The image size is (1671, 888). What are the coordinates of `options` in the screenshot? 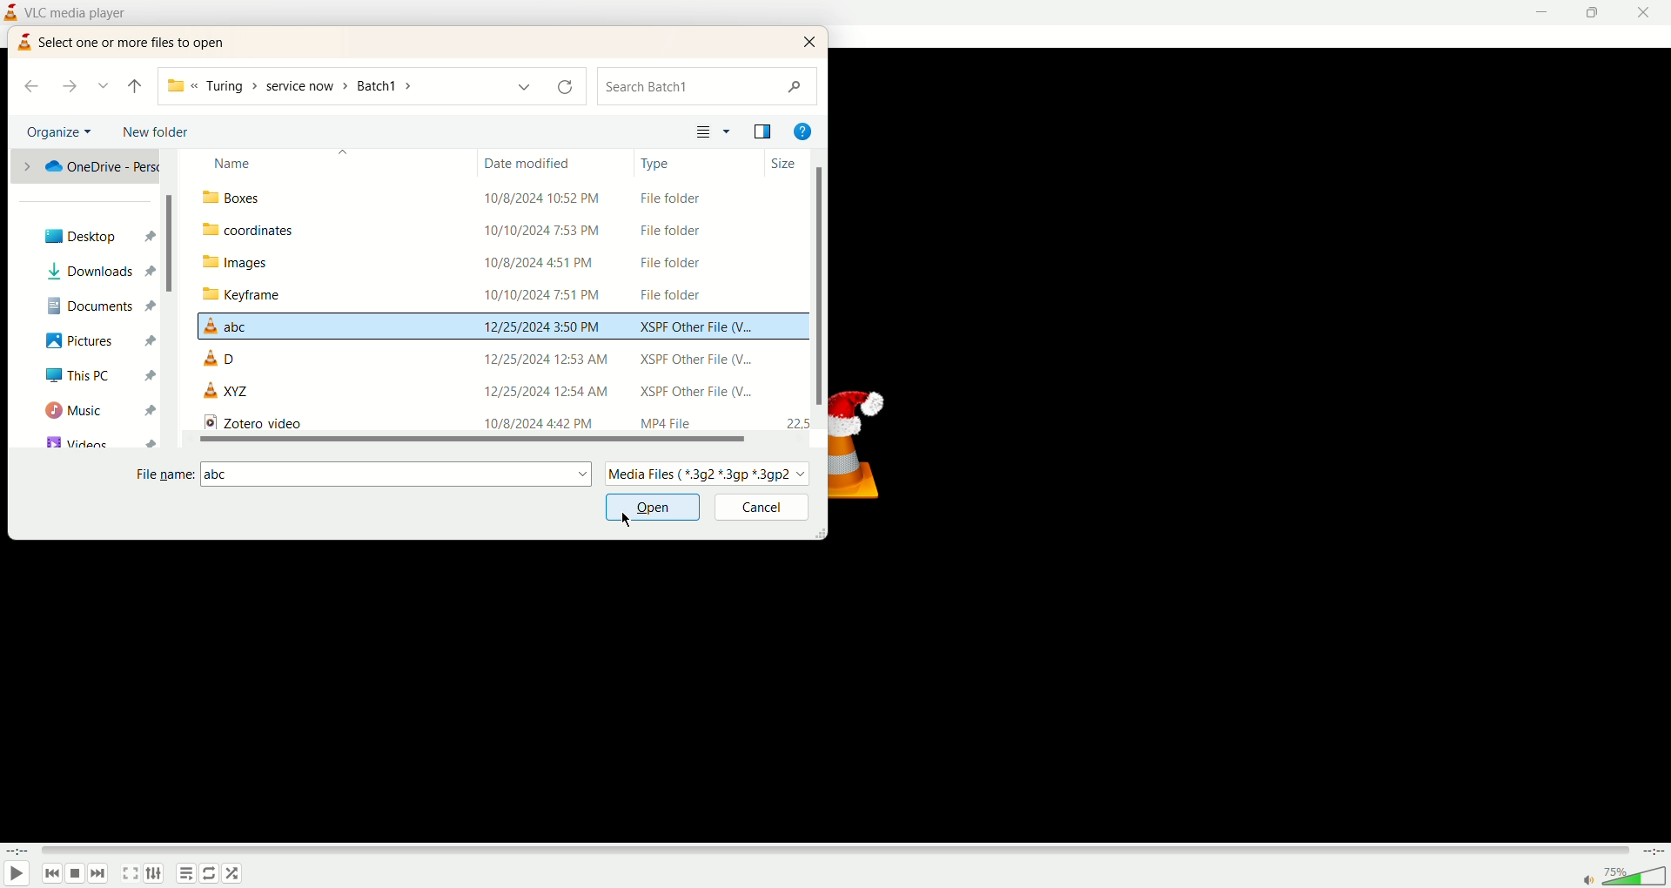 It's located at (728, 131).